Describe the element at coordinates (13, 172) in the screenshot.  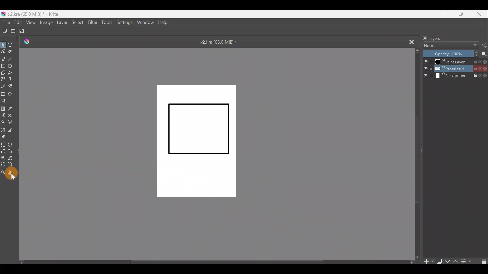
I see `Pan tool` at that location.